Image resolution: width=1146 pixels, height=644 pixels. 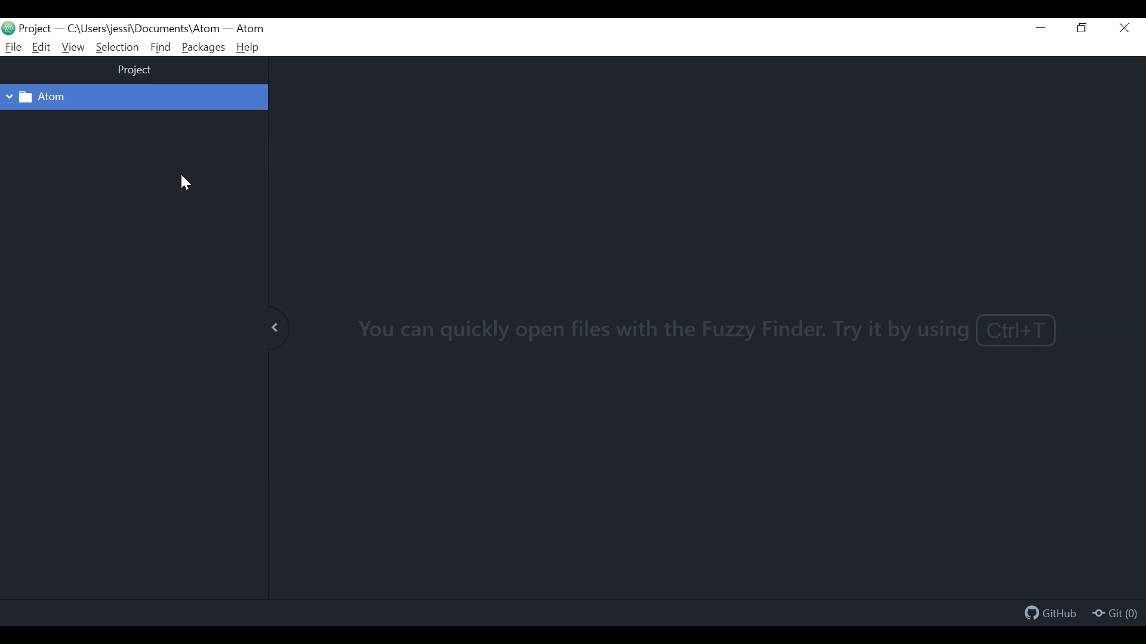 I want to click on you can quickly open files with the fuzzy finder. try it by using Ctrl+T, so click(x=706, y=330).